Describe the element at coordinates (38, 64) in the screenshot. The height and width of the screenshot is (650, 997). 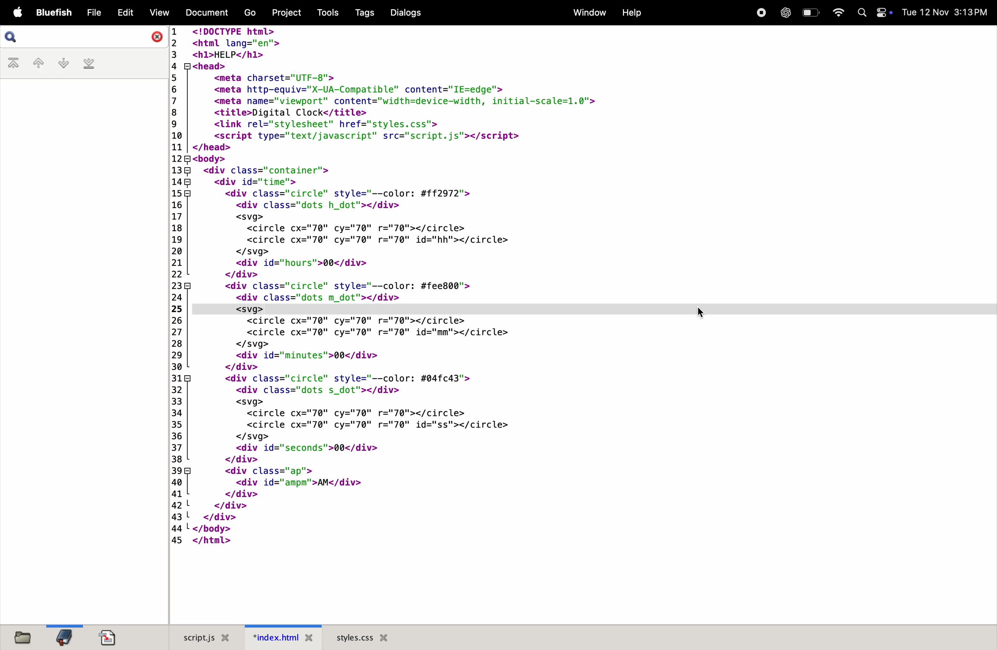
I see `previous book mark` at that location.